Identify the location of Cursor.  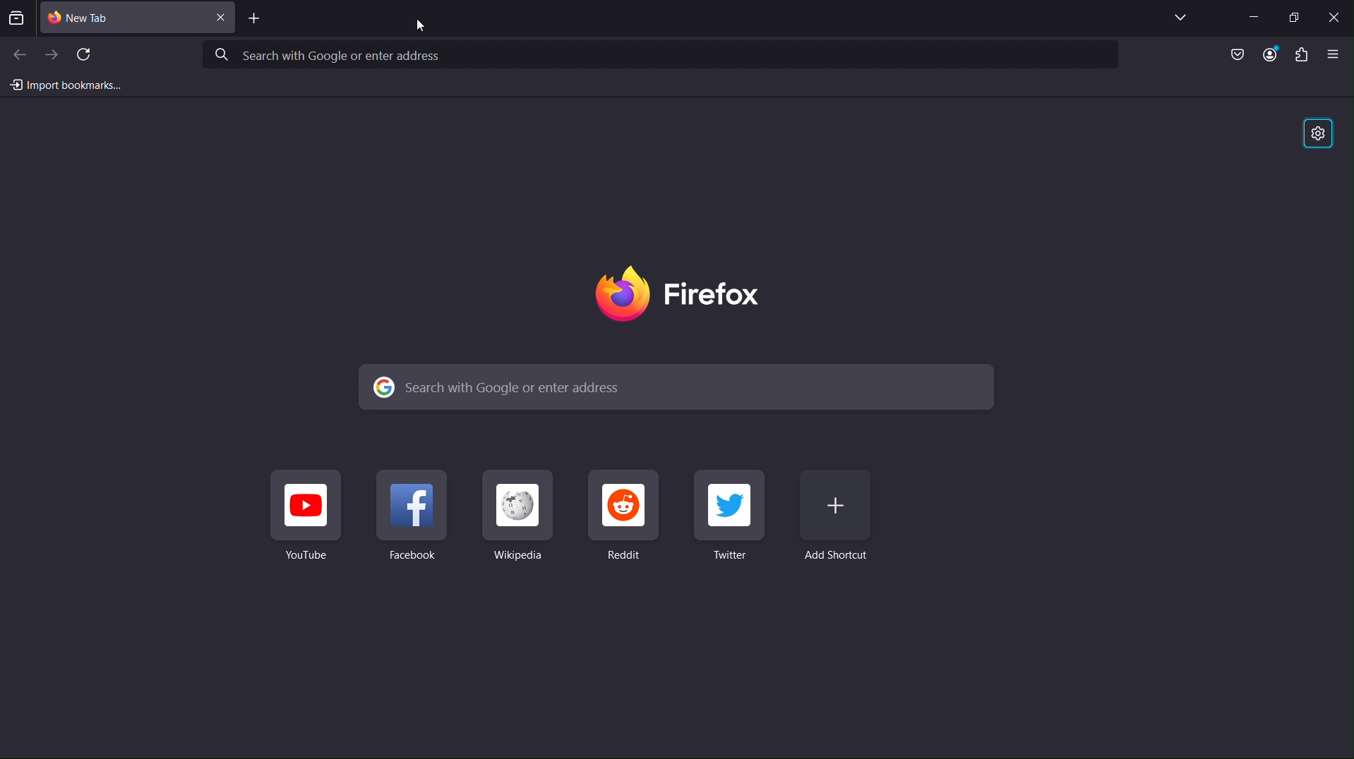
(424, 25).